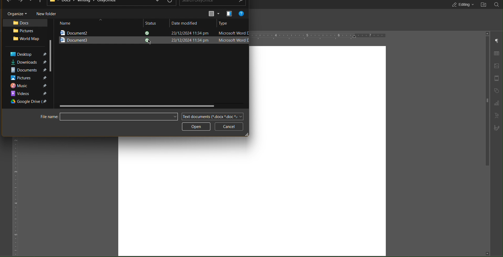 The width and height of the screenshot is (503, 257). Describe the element at coordinates (52, 55) in the screenshot. I see `Scroll bar` at that location.